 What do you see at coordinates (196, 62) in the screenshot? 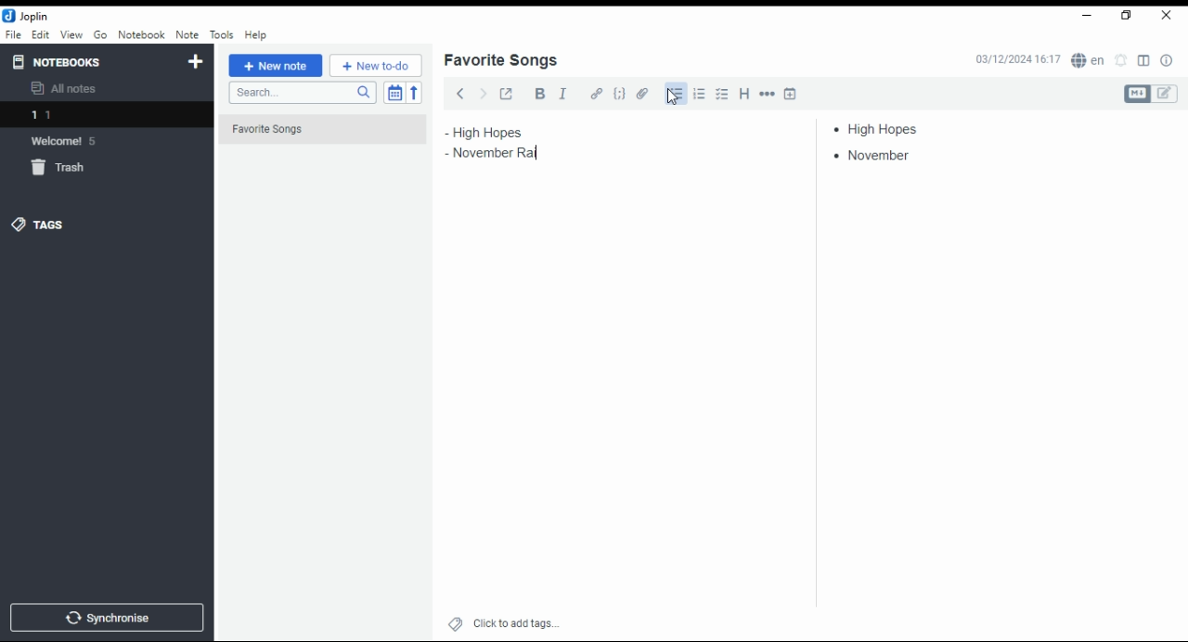
I see `new notebook` at bounding box center [196, 62].